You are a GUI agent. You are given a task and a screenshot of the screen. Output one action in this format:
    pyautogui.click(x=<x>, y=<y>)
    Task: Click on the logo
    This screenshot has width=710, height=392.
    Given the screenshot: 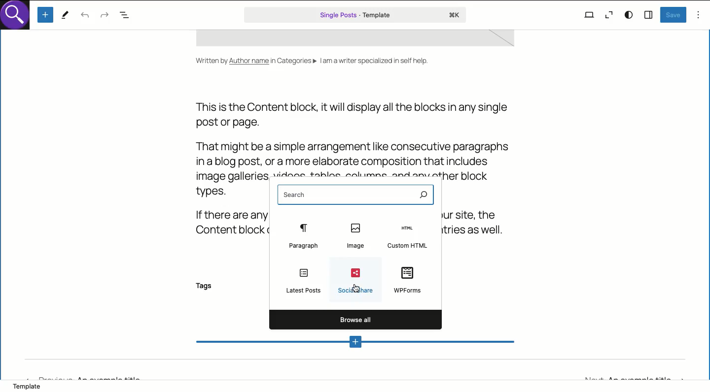 What is the action you would take?
    pyautogui.click(x=18, y=18)
    